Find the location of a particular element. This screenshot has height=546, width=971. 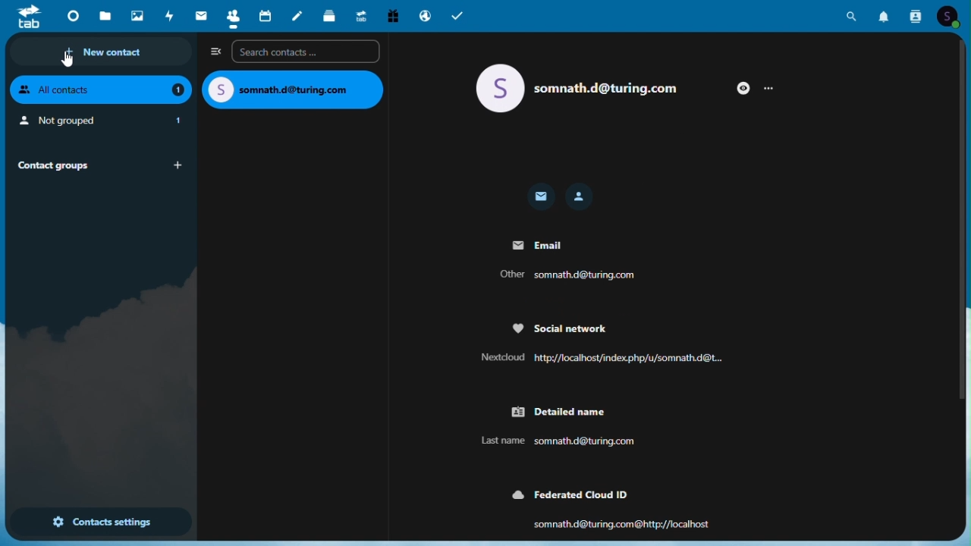

Email details is located at coordinates (596, 262).